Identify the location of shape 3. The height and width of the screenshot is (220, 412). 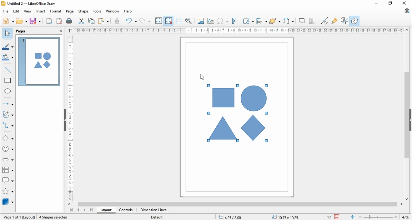
(253, 99).